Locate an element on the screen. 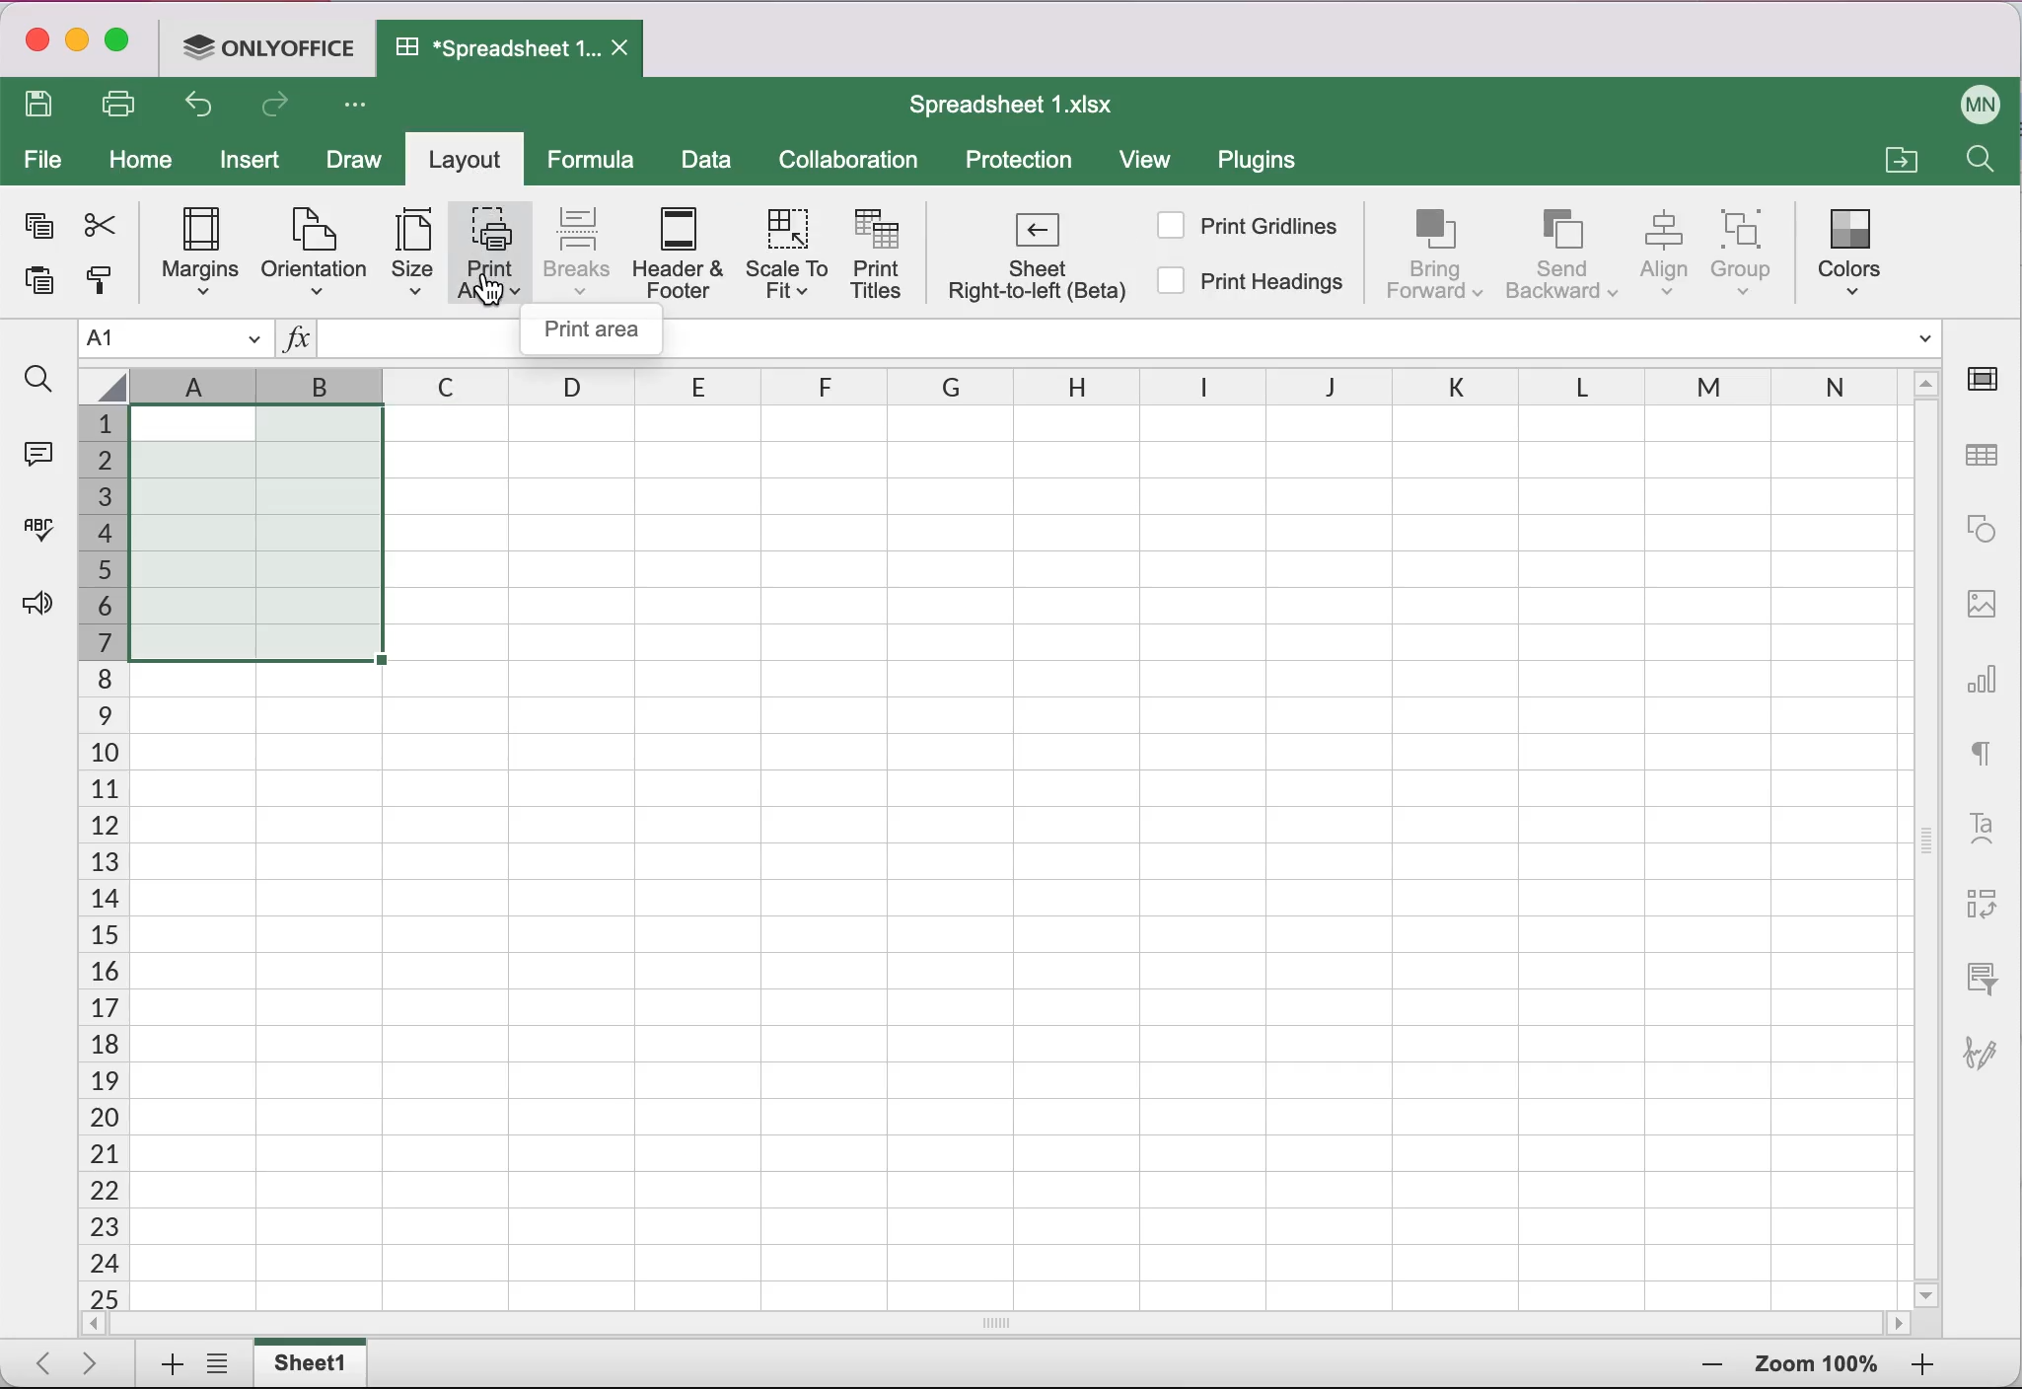 The height and width of the screenshot is (1389, 2022). protection is located at coordinates (1020, 162).